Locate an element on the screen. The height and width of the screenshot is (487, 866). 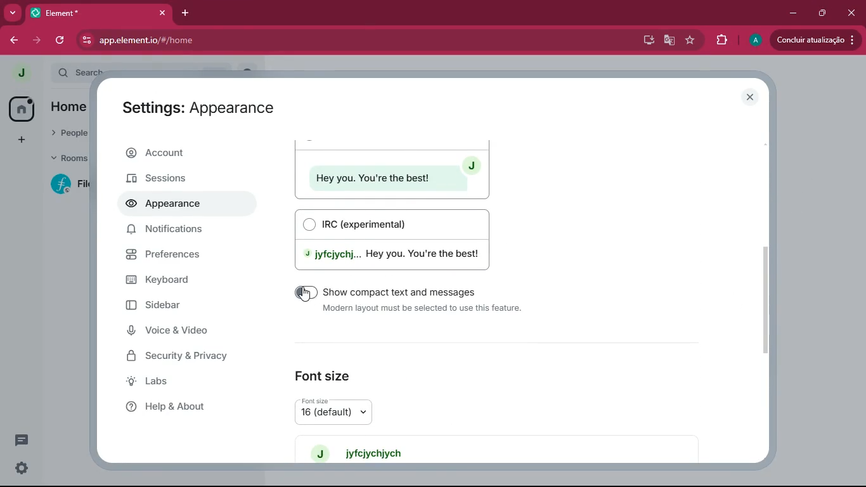
favourite  is located at coordinates (690, 41).